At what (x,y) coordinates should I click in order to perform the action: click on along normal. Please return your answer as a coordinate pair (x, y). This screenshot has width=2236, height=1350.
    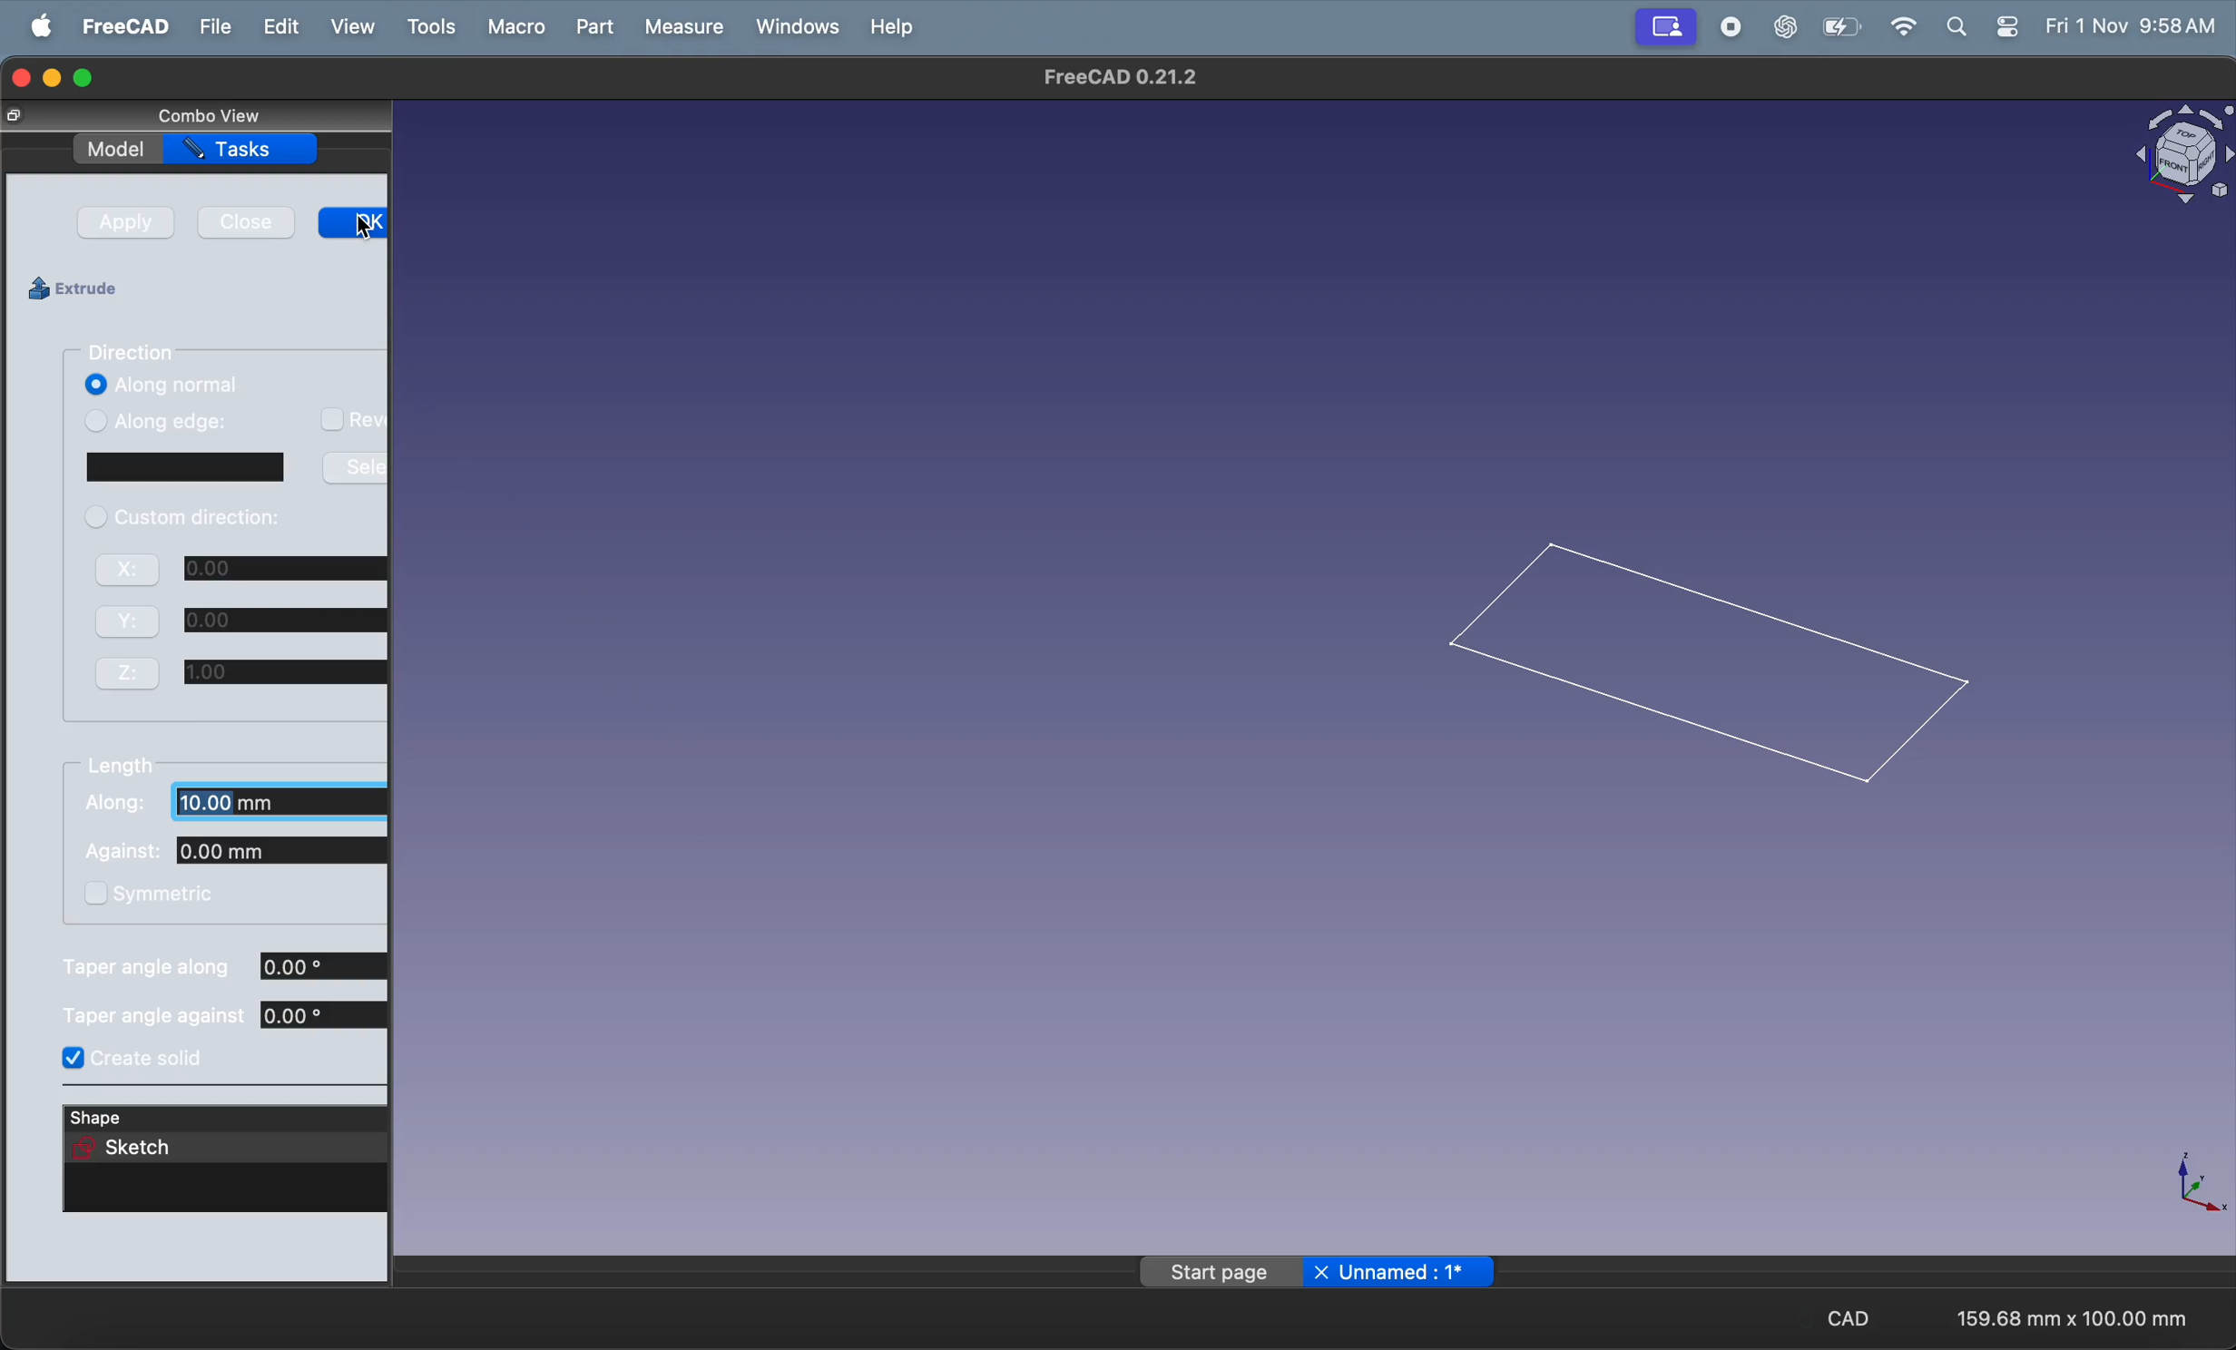
    Looking at the image, I should click on (167, 385).